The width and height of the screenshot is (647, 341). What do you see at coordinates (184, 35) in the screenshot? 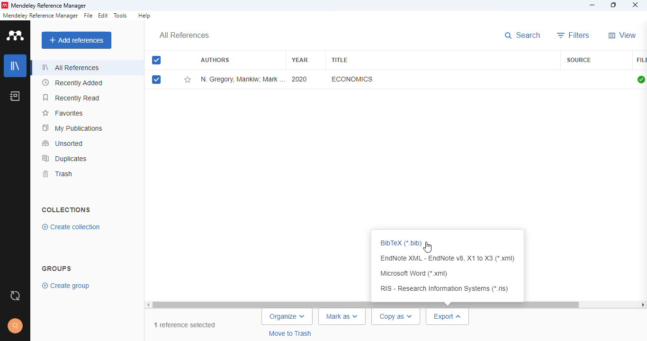
I see `all references` at bounding box center [184, 35].